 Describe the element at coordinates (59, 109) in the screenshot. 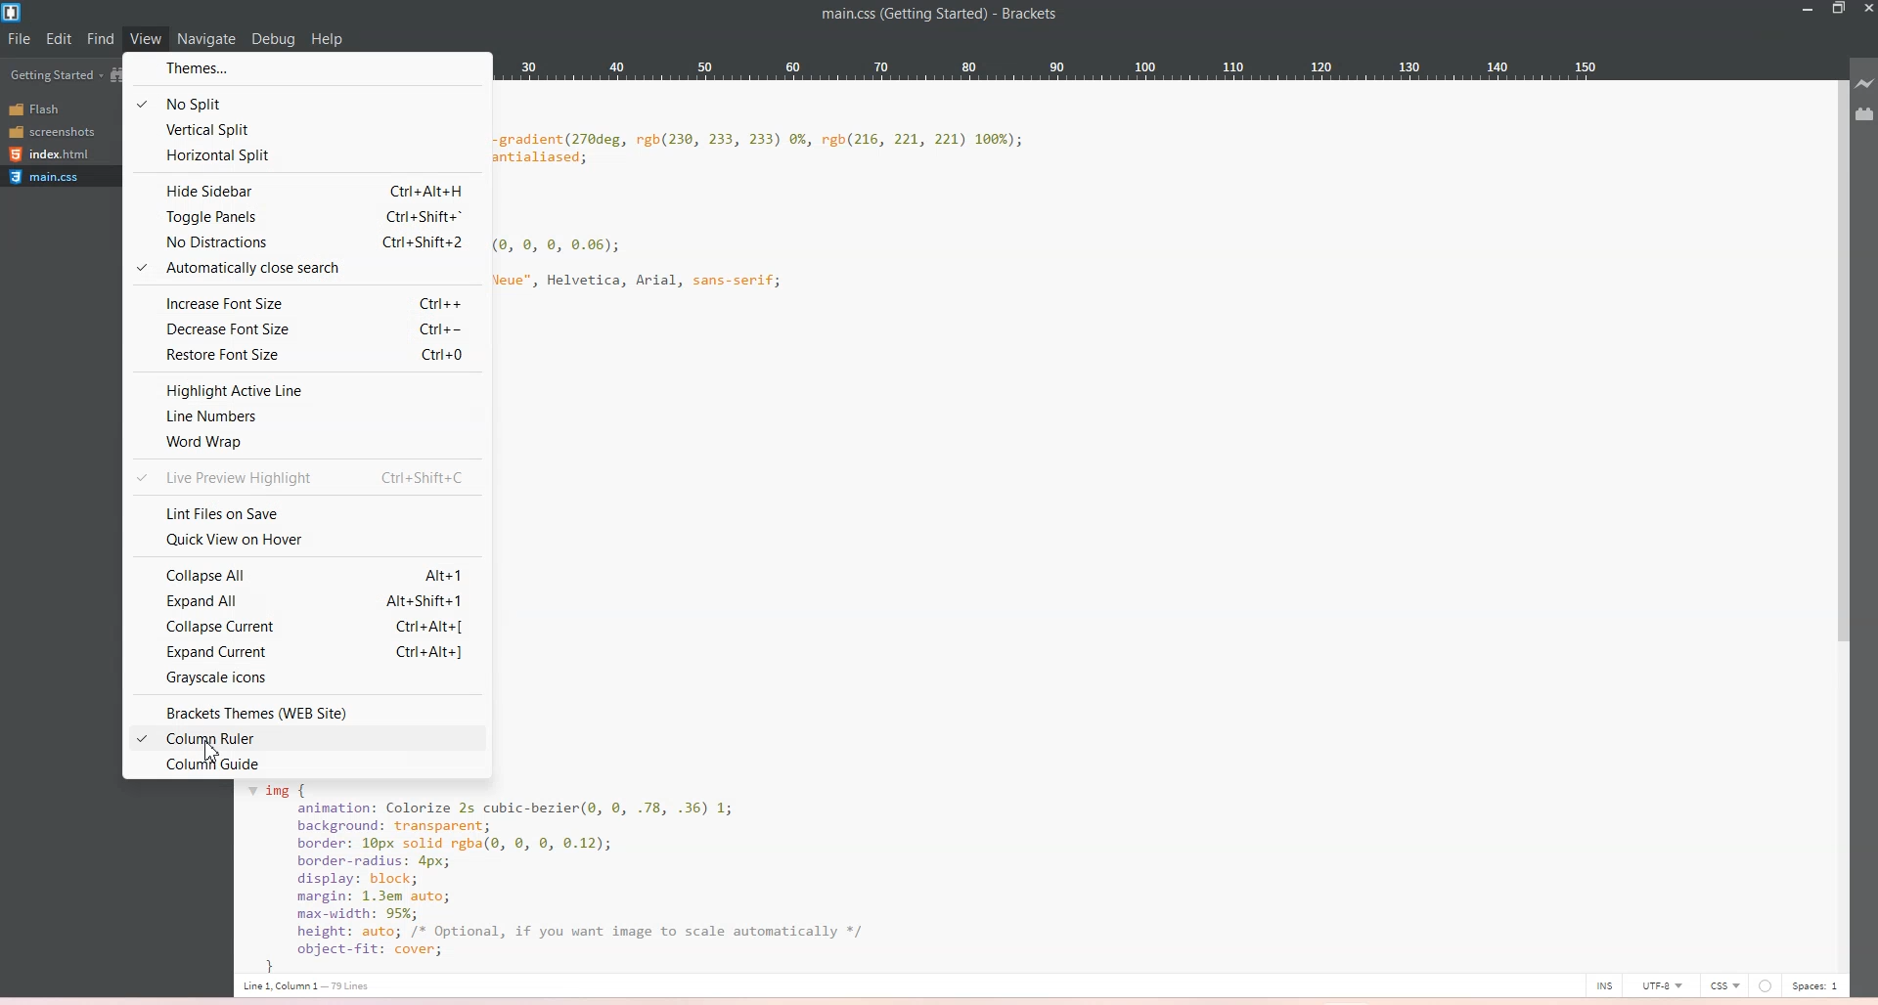

I see `Flash` at that location.